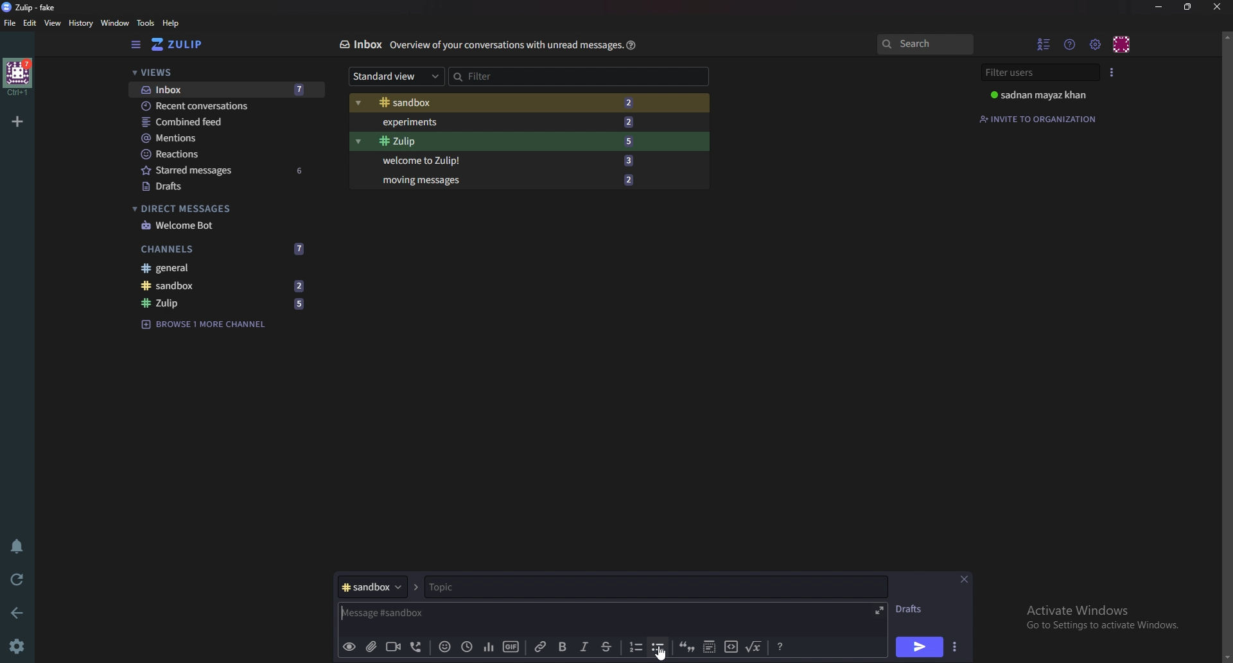 The width and height of the screenshot is (1233, 663). Describe the element at coordinates (360, 44) in the screenshot. I see `Inbox` at that location.